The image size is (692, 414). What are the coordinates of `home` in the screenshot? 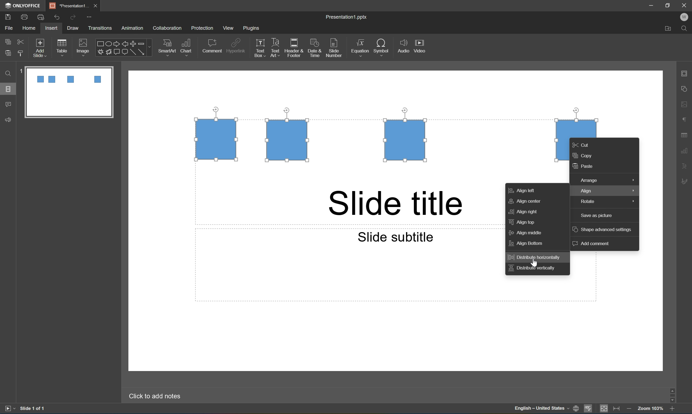 It's located at (28, 28).